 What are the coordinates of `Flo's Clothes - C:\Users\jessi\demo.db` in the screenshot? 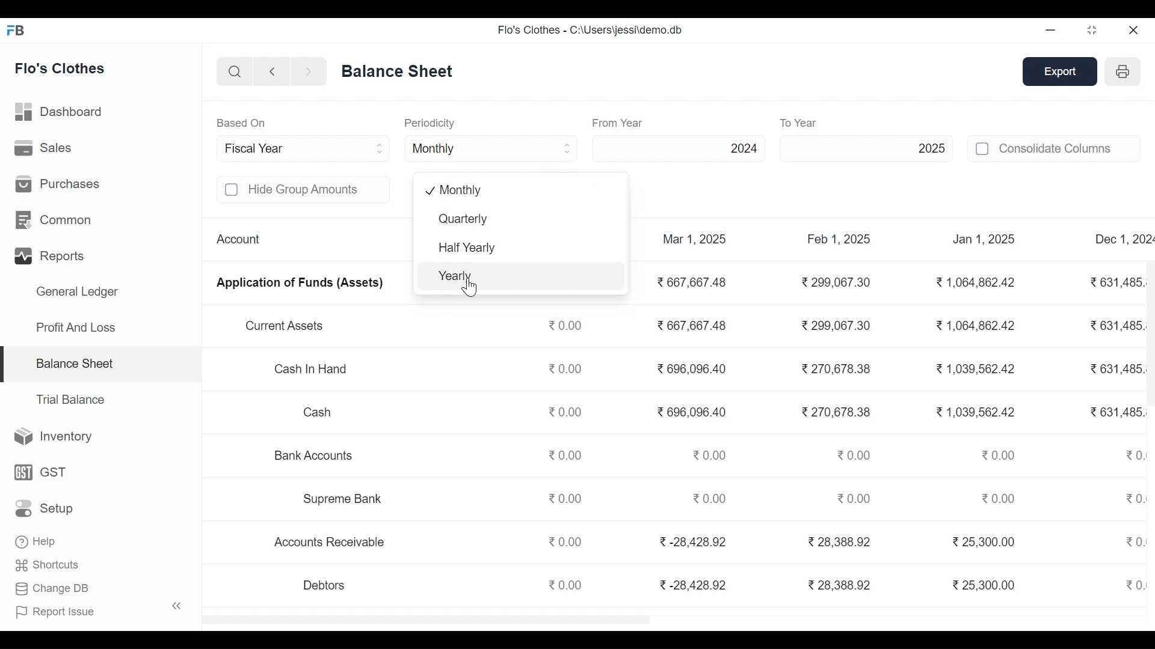 It's located at (590, 30).